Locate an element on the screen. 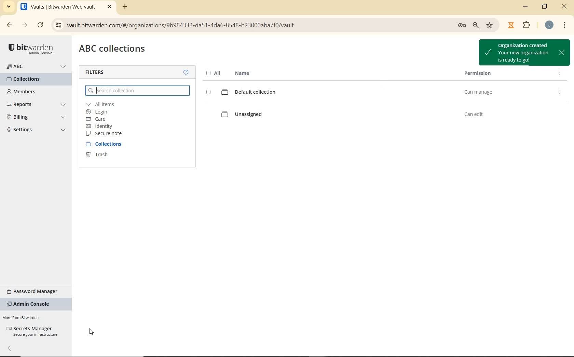 This screenshot has height=357, width=574. BACK is located at coordinates (6, 25).